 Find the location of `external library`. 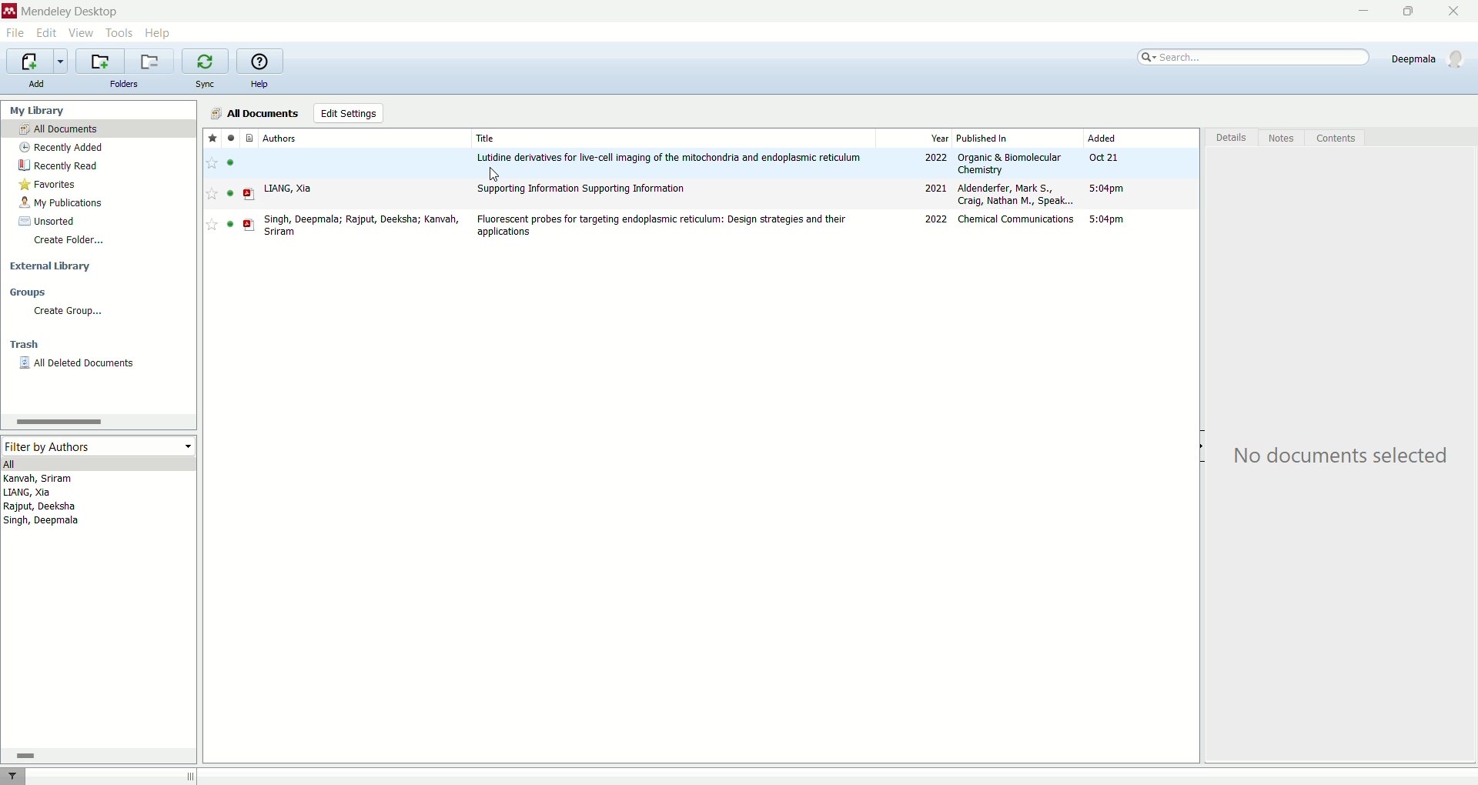

external library is located at coordinates (51, 265).